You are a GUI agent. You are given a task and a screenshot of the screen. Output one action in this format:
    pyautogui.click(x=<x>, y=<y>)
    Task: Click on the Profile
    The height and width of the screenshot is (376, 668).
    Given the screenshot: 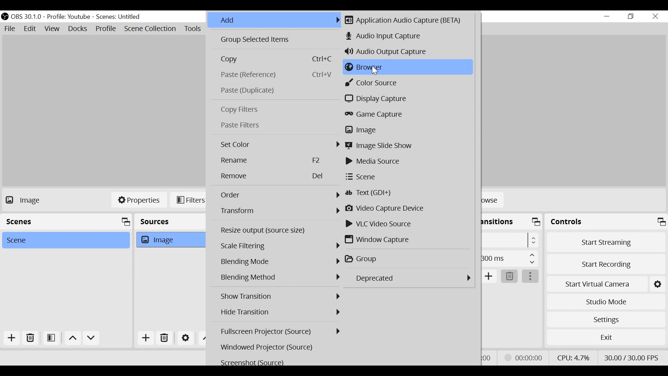 What is the action you would take?
    pyautogui.click(x=68, y=17)
    